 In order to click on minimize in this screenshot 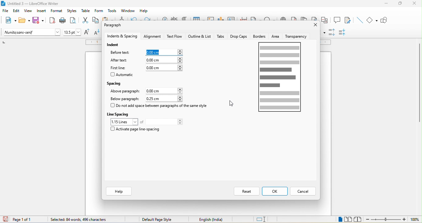, I will do `click(386, 4)`.